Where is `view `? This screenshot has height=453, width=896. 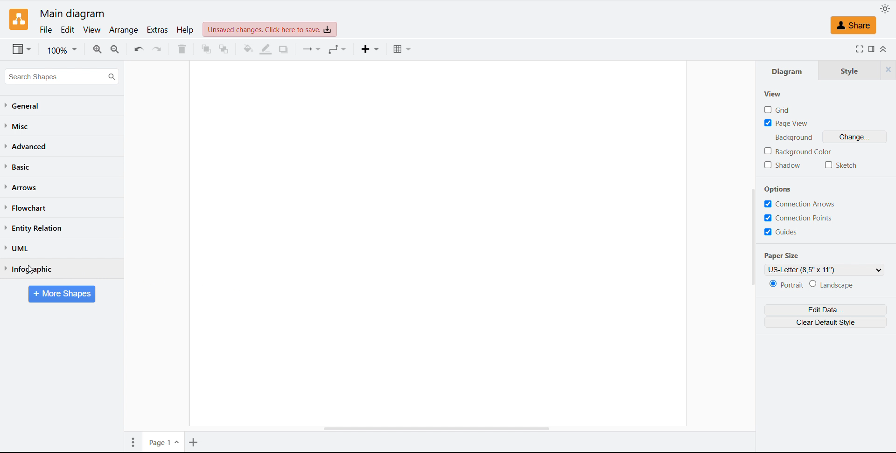 view  is located at coordinates (92, 30).